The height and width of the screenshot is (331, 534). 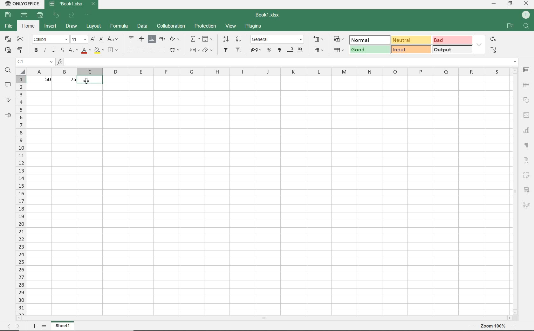 What do you see at coordinates (492, 327) in the screenshot?
I see `zoom` at bounding box center [492, 327].